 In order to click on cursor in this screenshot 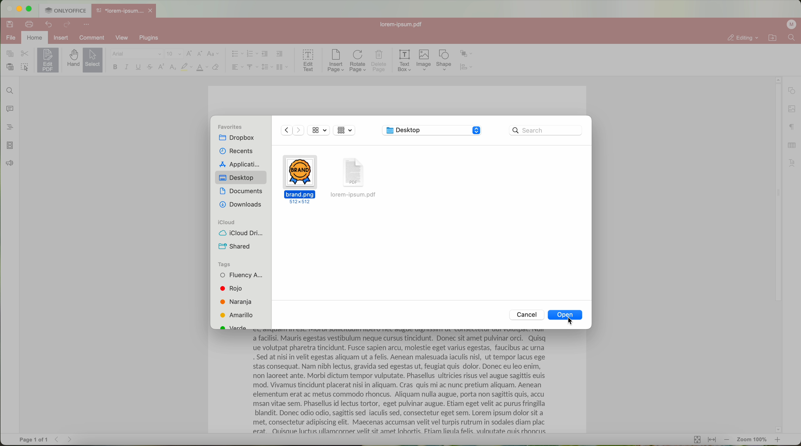, I will do `click(572, 322)`.